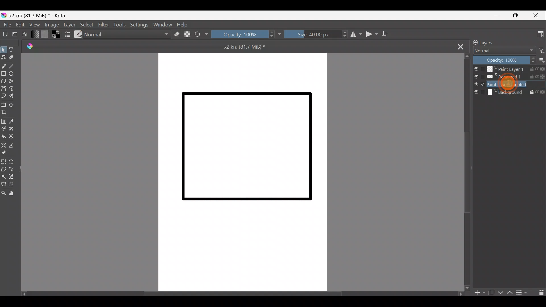 This screenshot has height=307, width=546. I want to click on Pan tool, so click(13, 193).